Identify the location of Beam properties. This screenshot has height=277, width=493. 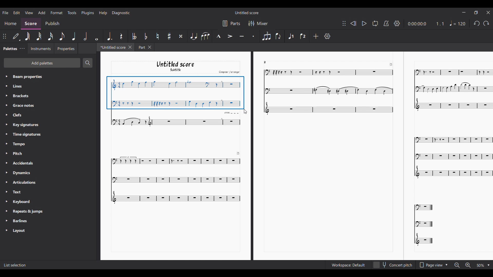
(40, 76).